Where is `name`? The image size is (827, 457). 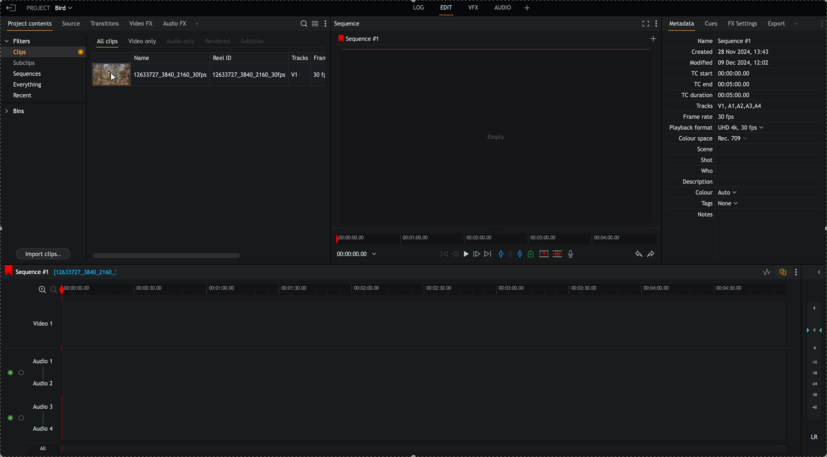 name is located at coordinates (170, 57).